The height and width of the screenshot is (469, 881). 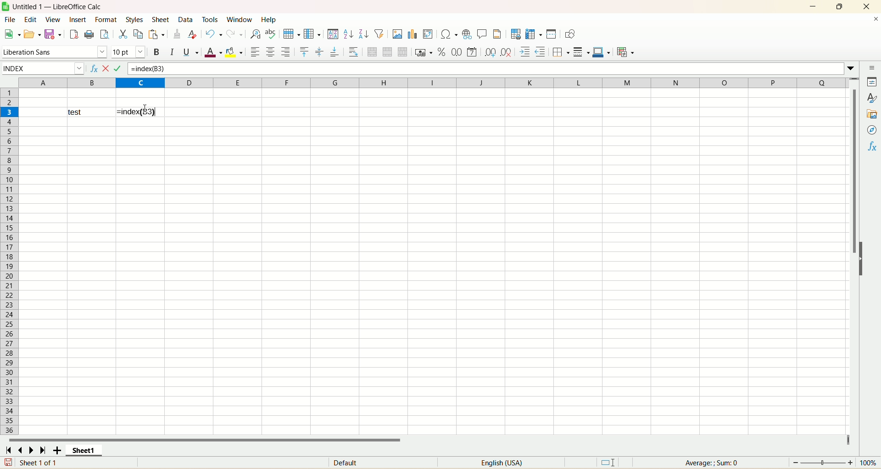 What do you see at coordinates (534, 34) in the screenshot?
I see `Freeze rows and columns` at bounding box center [534, 34].